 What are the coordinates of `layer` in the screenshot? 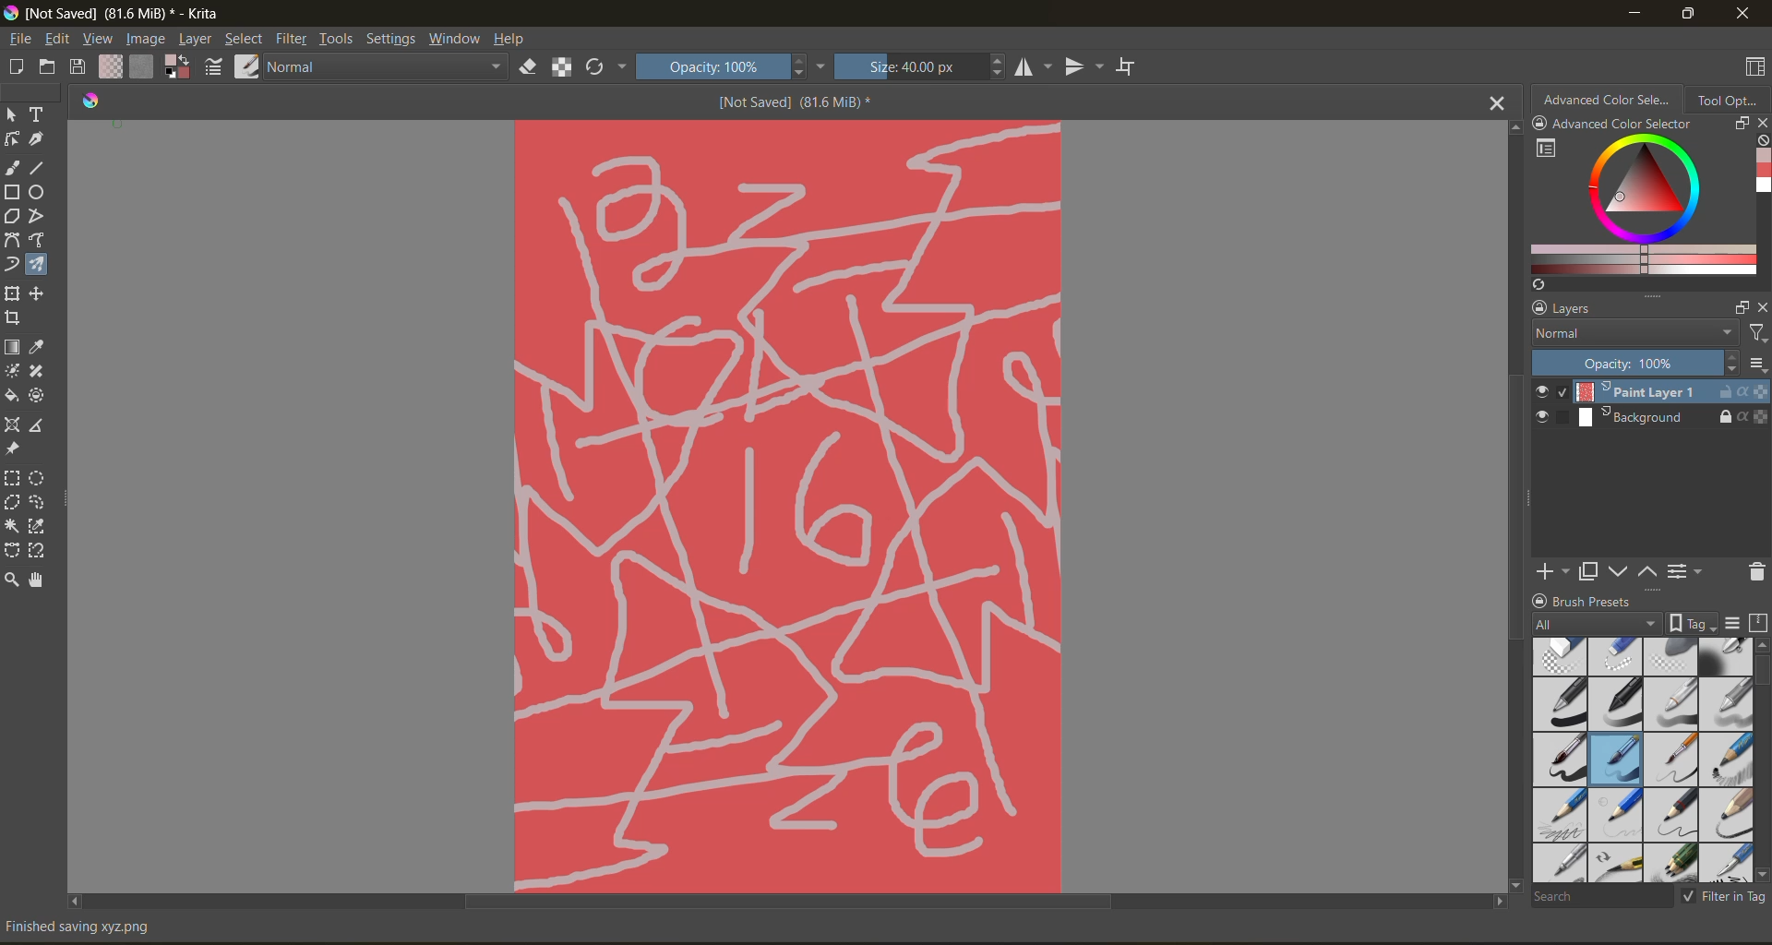 It's located at (1651, 393).